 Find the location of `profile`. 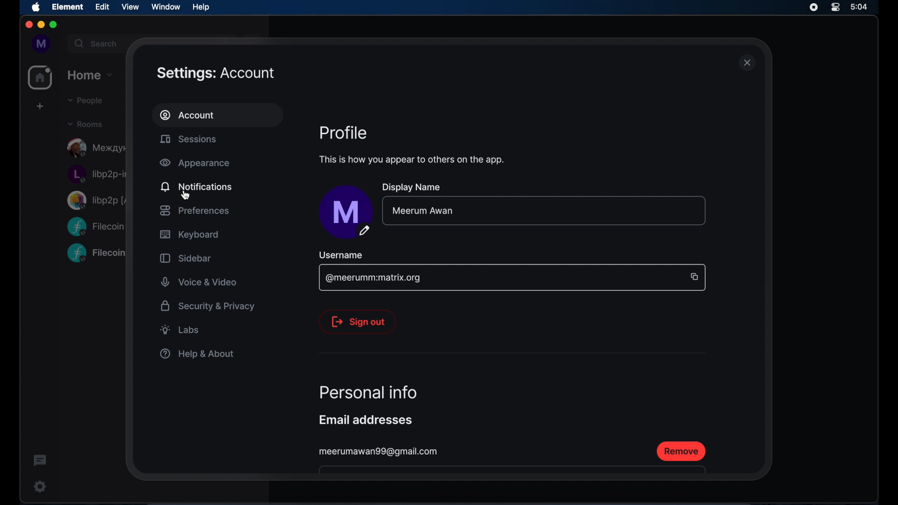

profile is located at coordinates (343, 133).